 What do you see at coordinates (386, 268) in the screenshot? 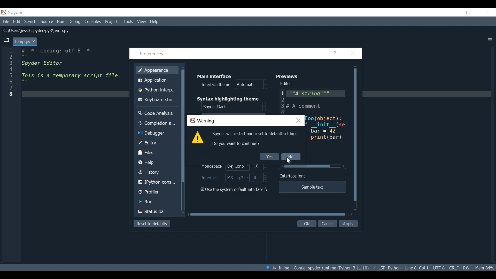
I see `Language` at bounding box center [386, 268].